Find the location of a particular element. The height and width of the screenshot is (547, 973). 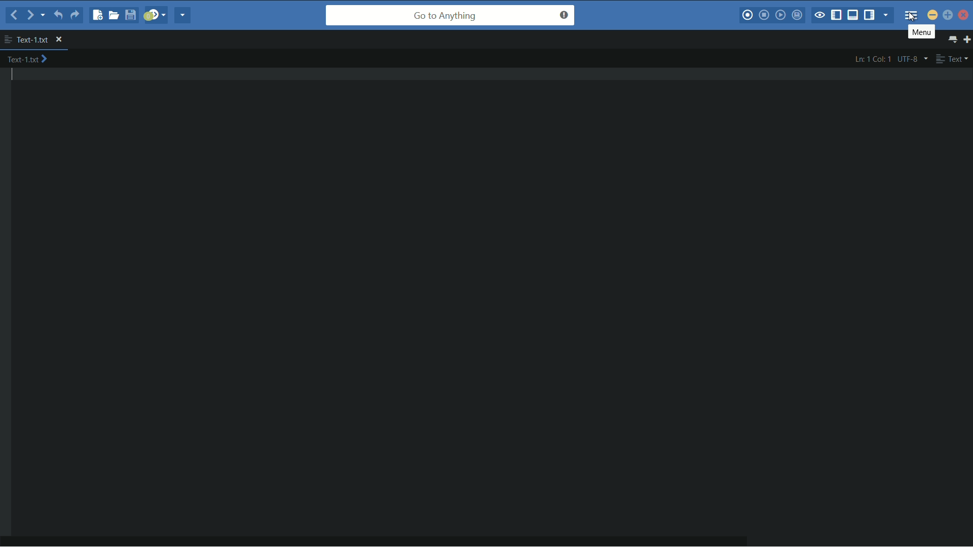

text cursor is located at coordinates (16, 75).